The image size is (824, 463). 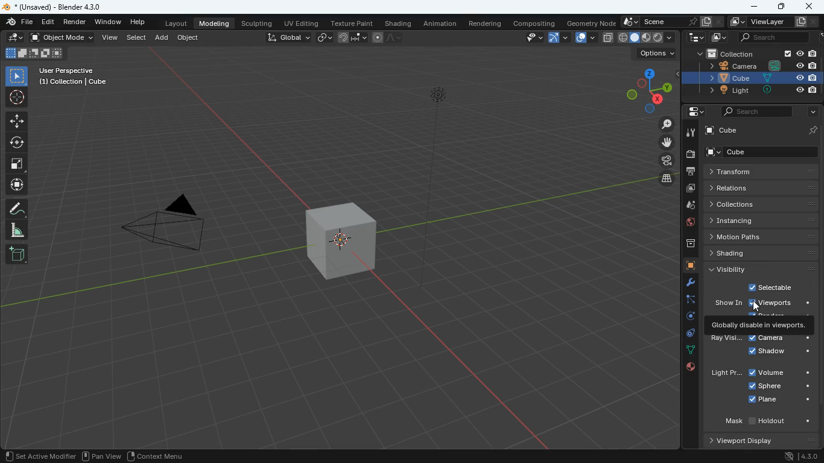 What do you see at coordinates (168, 227) in the screenshot?
I see `camera` at bounding box center [168, 227].